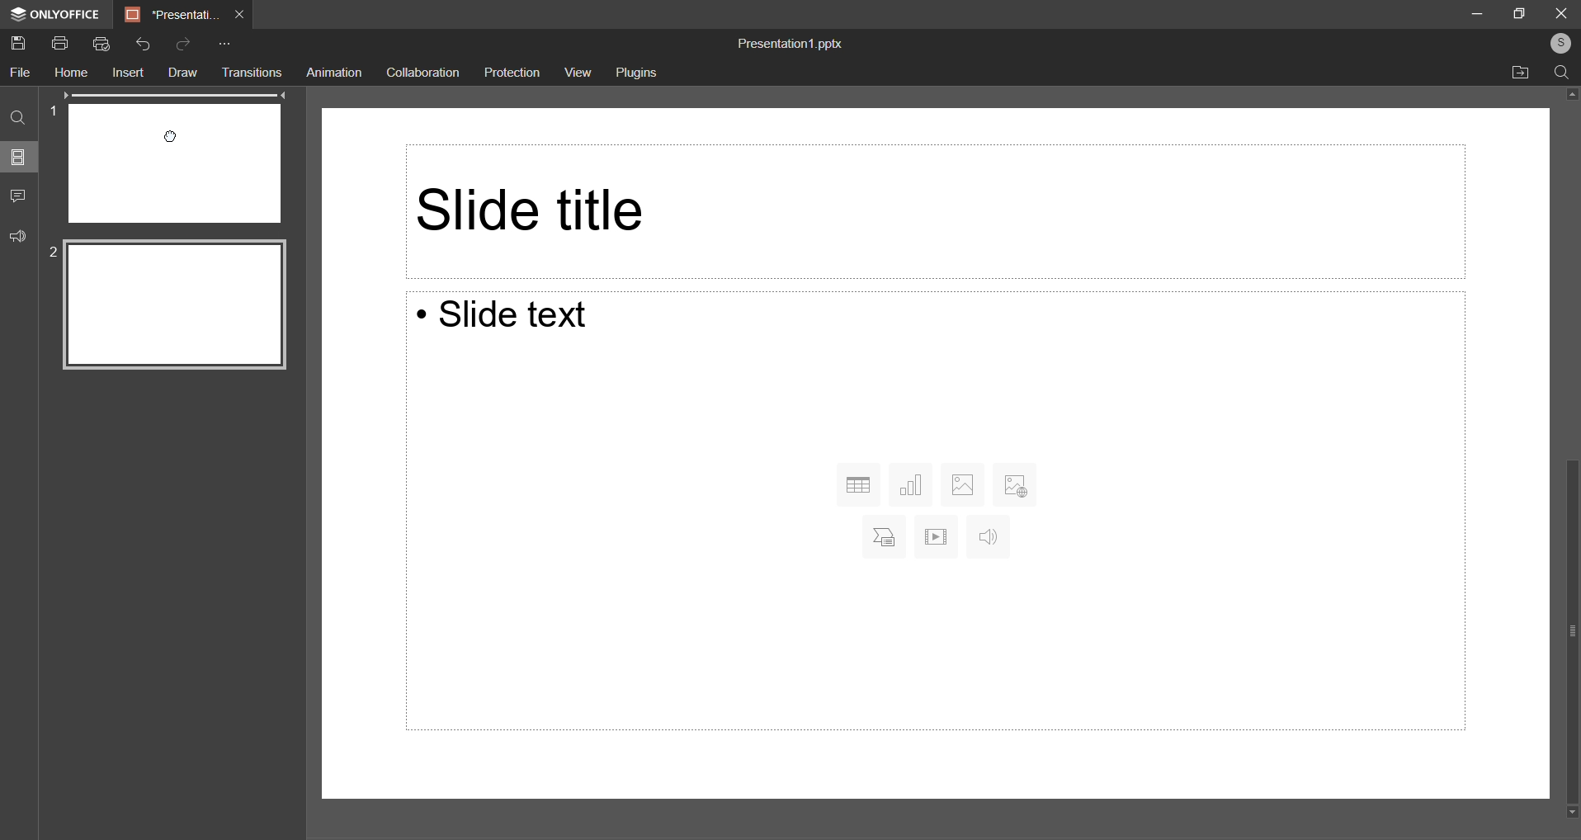 Image resolution: width=1581 pixels, height=840 pixels. What do you see at coordinates (185, 45) in the screenshot?
I see `Redo` at bounding box center [185, 45].